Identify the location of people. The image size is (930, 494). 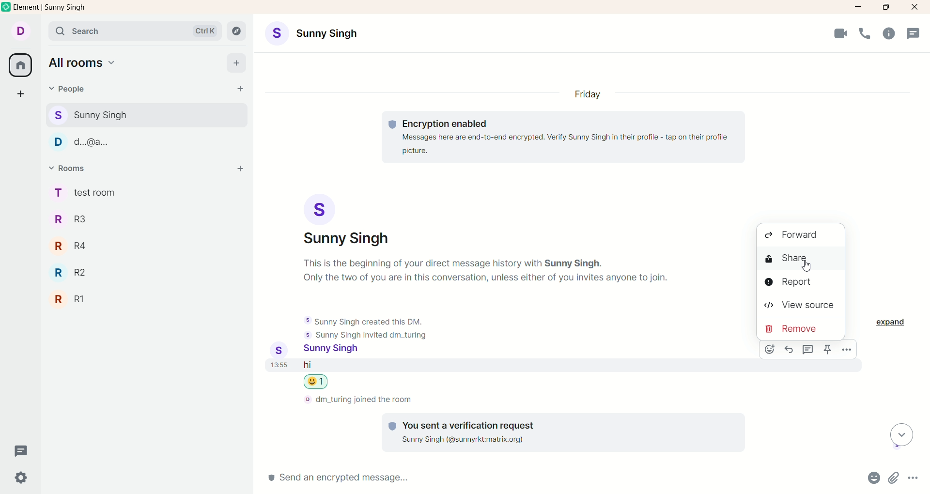
(104, 114).